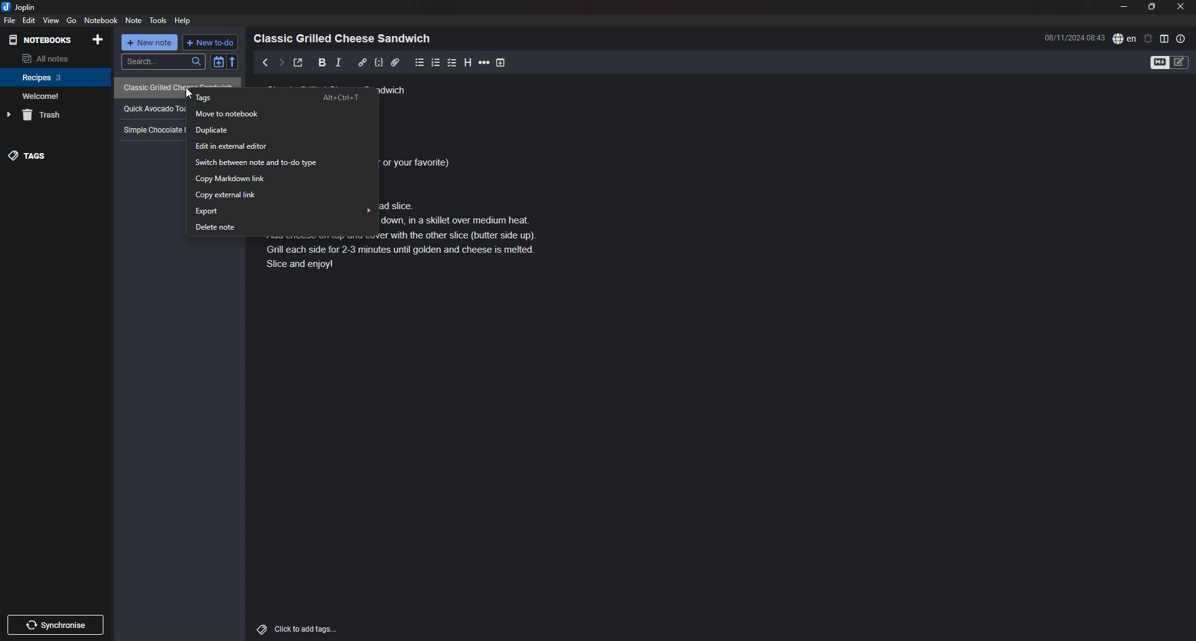  I want to click on delete note, so click(283, 226).